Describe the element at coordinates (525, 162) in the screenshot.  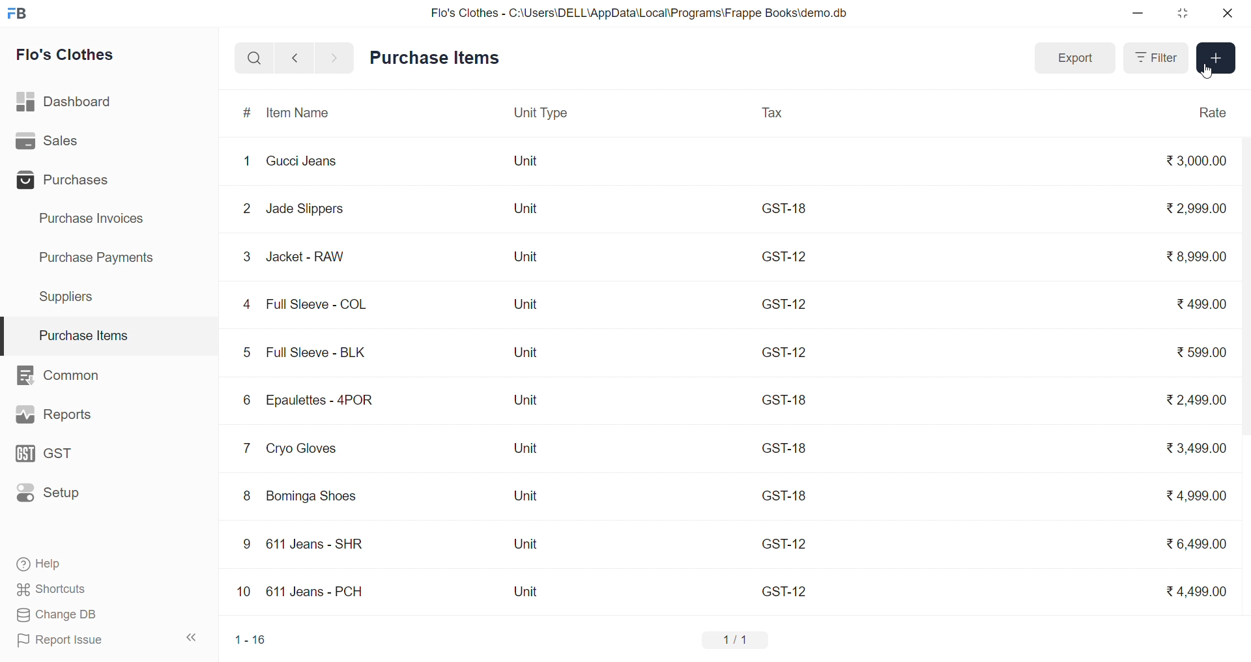
I see `Unit` at that location.